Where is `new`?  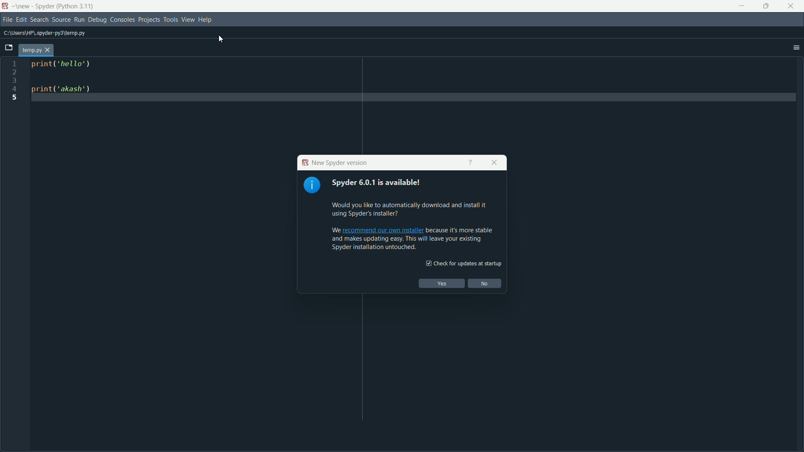
new is located at coordinates (22, 6).